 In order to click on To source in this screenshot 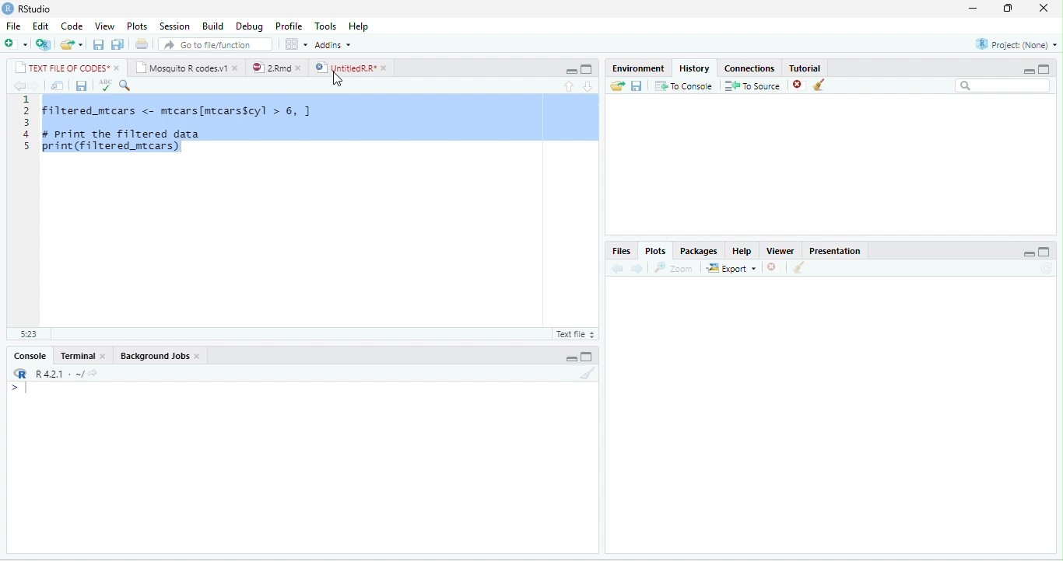, I will do `click(751, 85)`.